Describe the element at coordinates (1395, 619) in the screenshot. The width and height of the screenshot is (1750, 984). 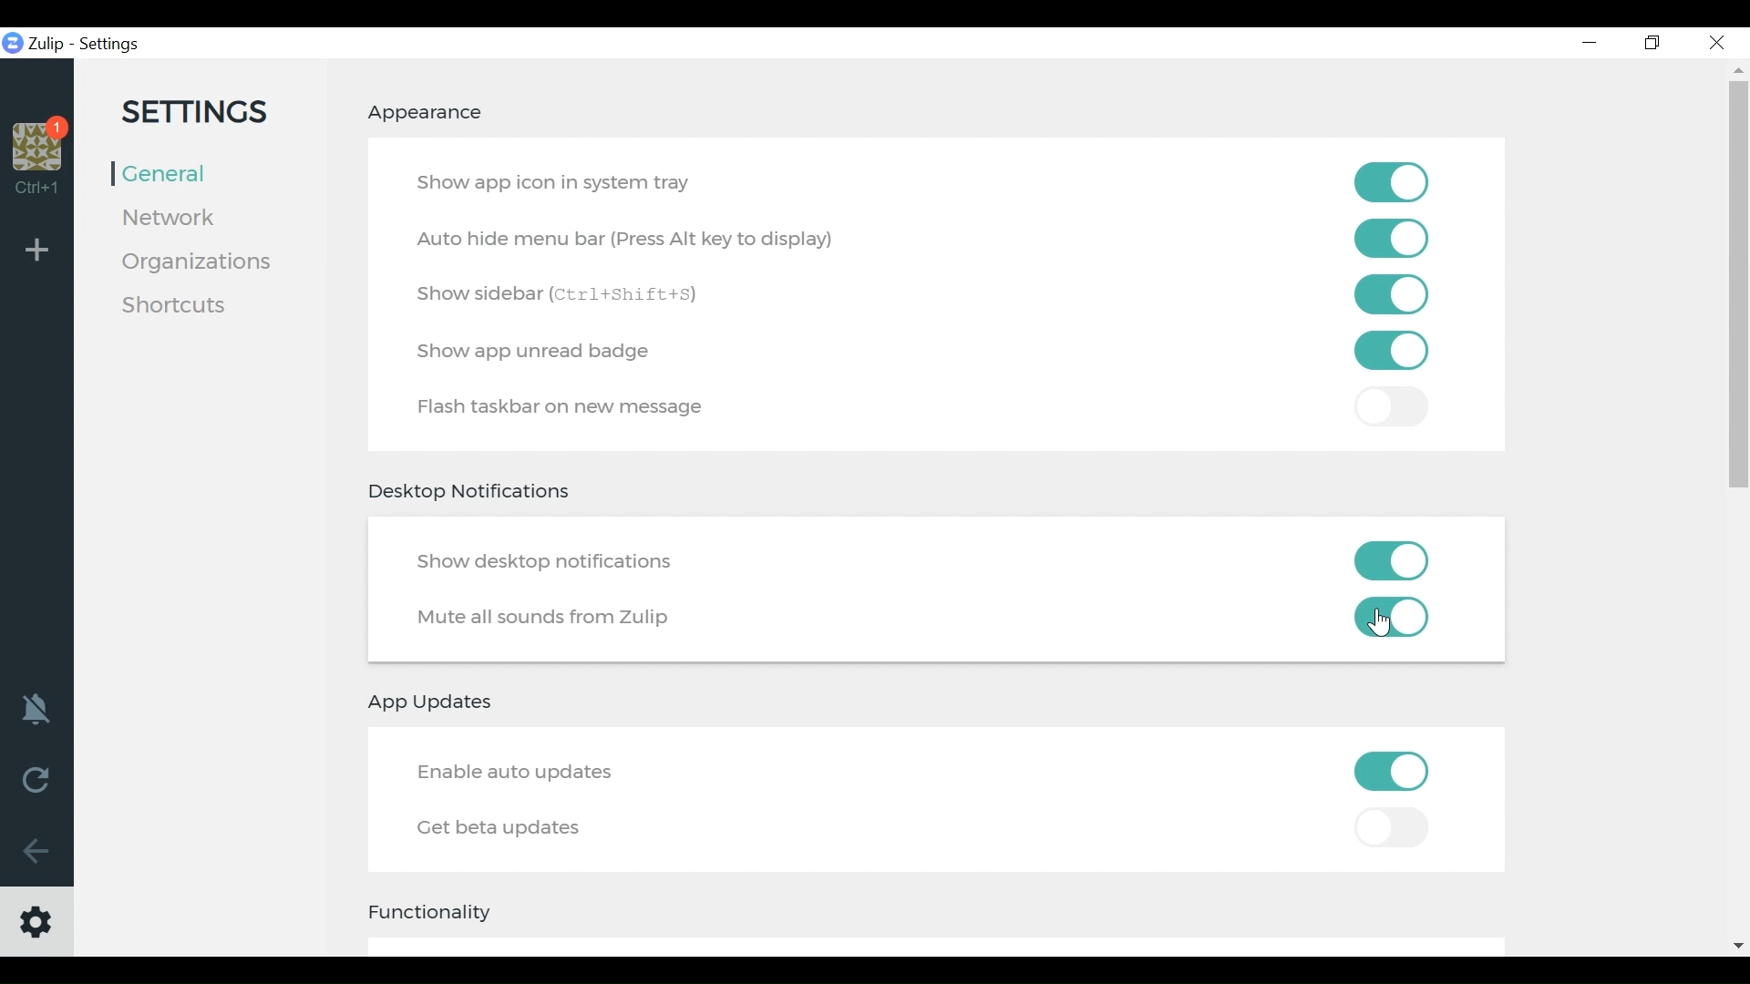
I see `Toggle off mute all sounds from zulip` at that location.